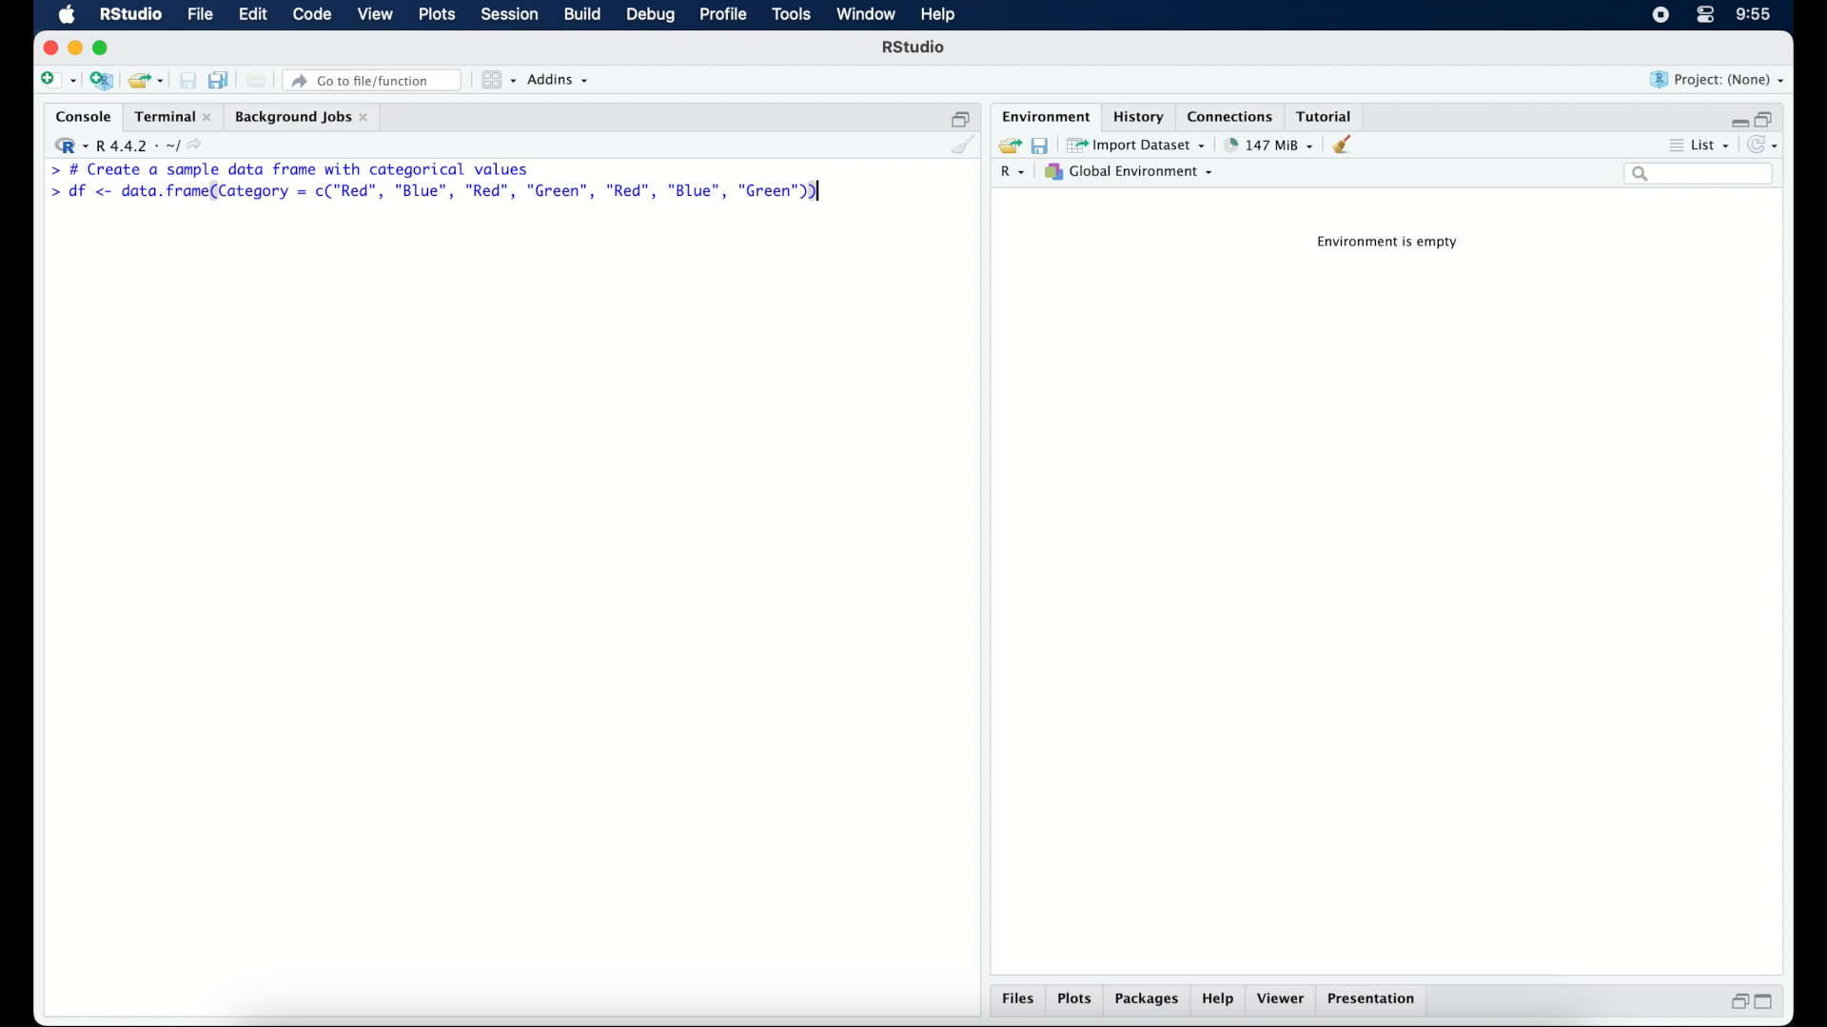 The height and width of the screenshot is (1027, 1827). Describe the element at coordinates (253, 15) in the screenshot. I see `edit` at that location.